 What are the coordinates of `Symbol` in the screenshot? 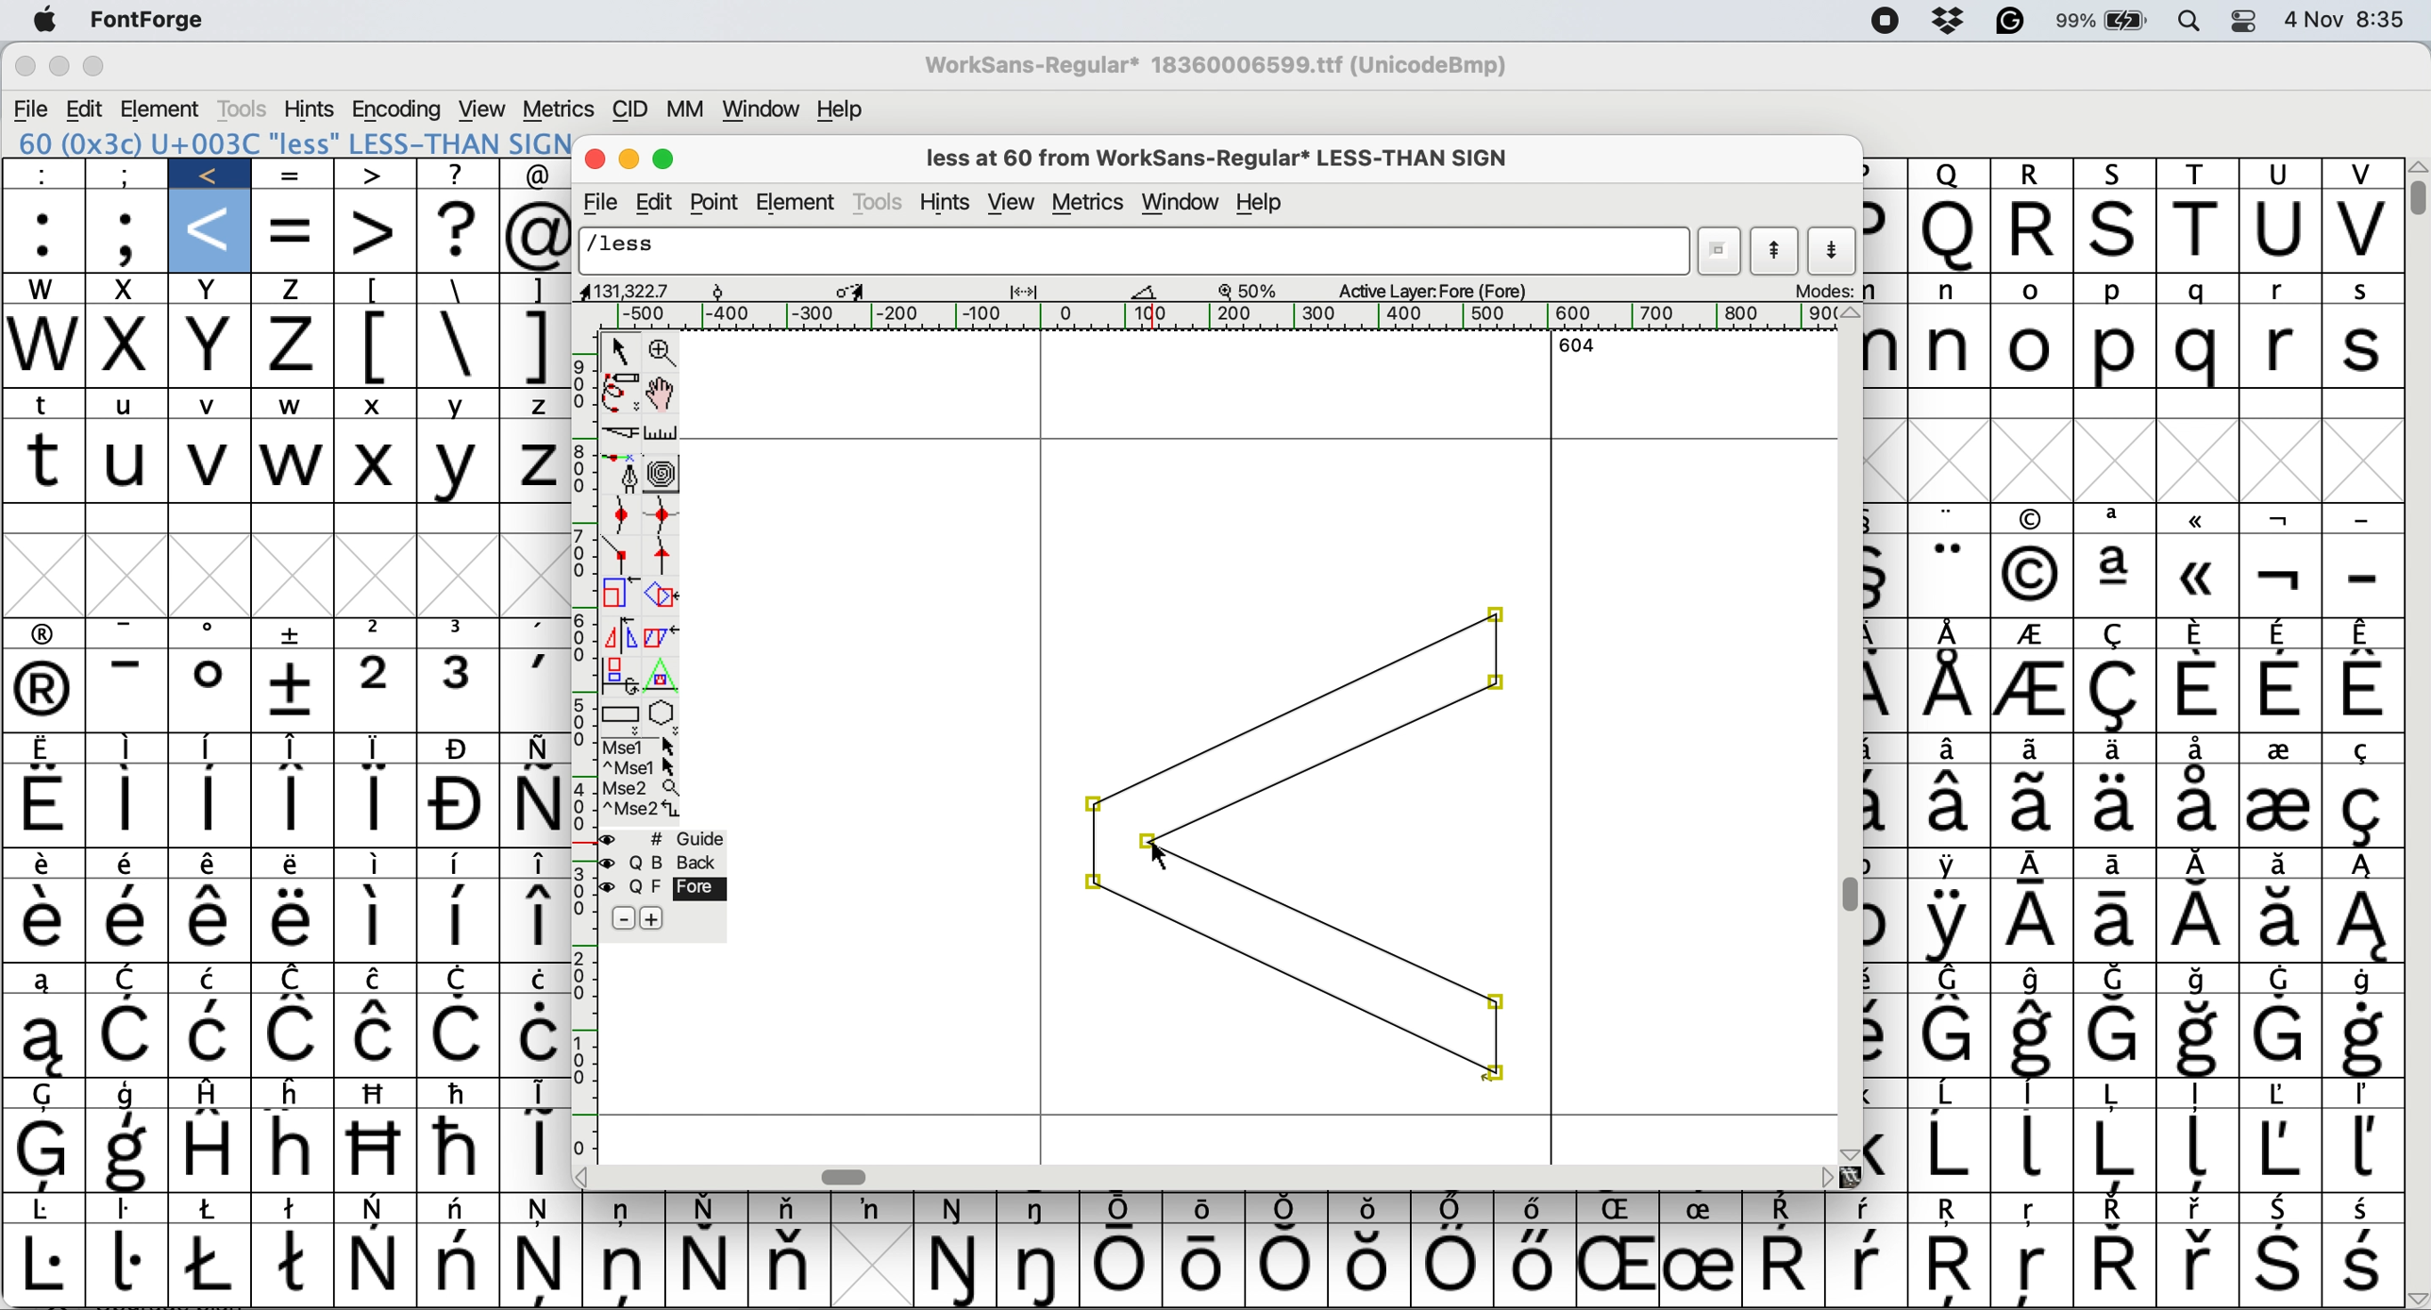 It's located at (2278, 808).